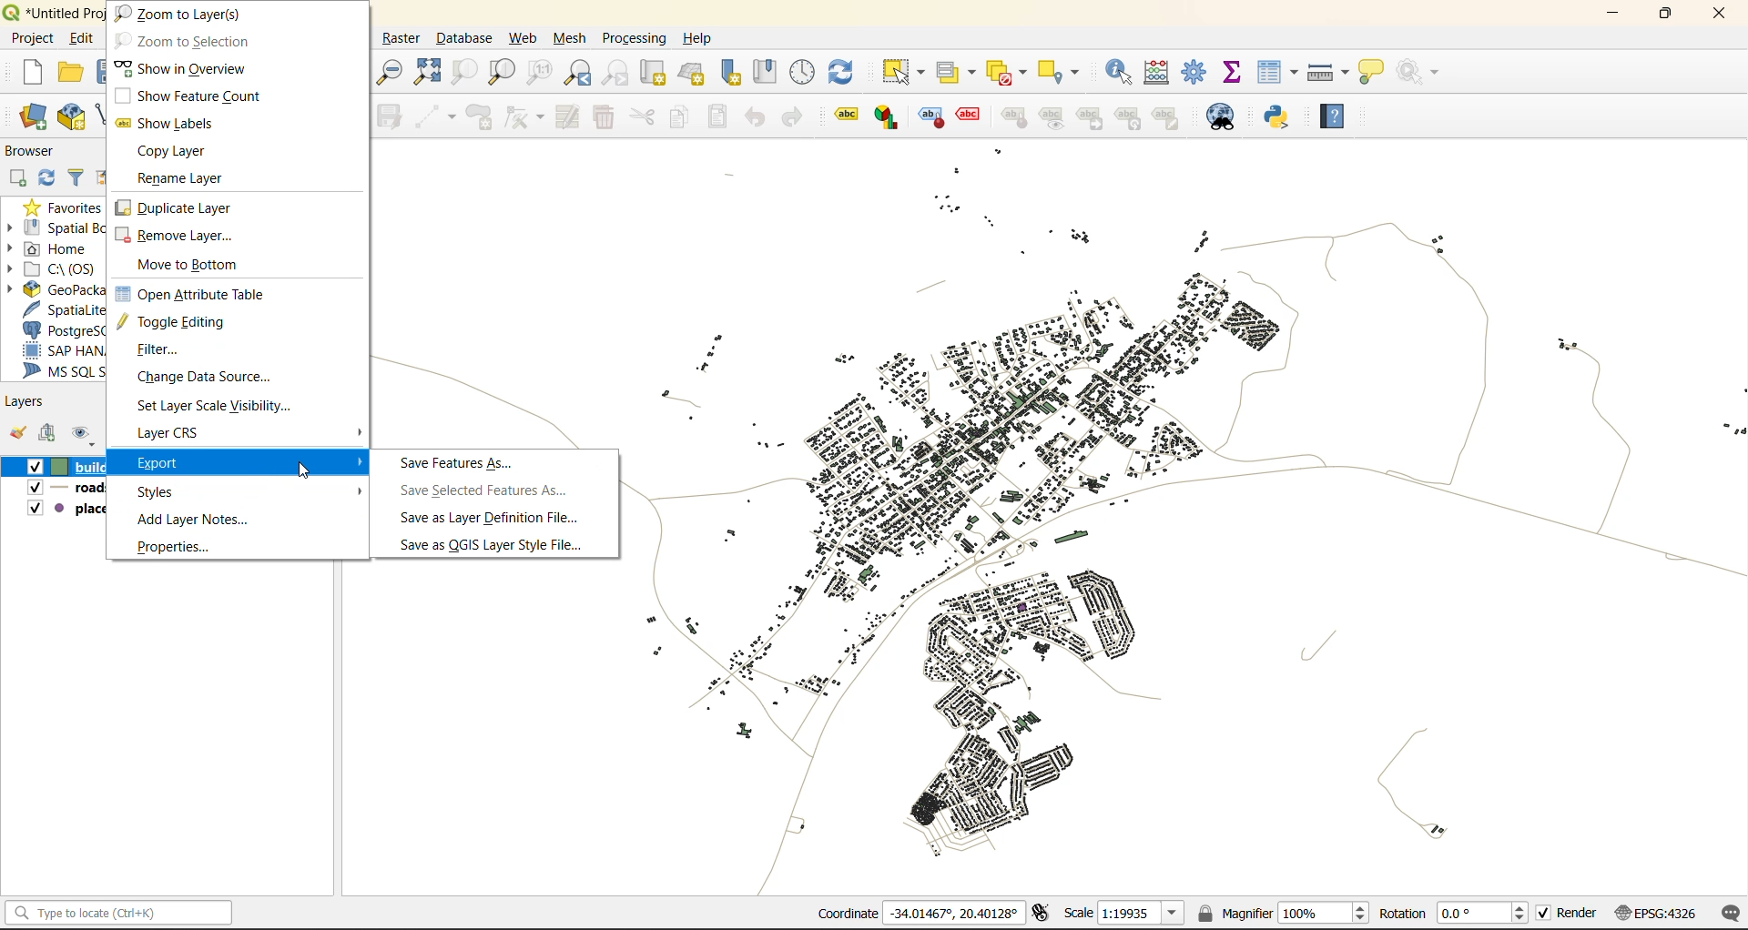 This screenshot has width=1748, height=930. I want to click on no action, so click(1424, 72).